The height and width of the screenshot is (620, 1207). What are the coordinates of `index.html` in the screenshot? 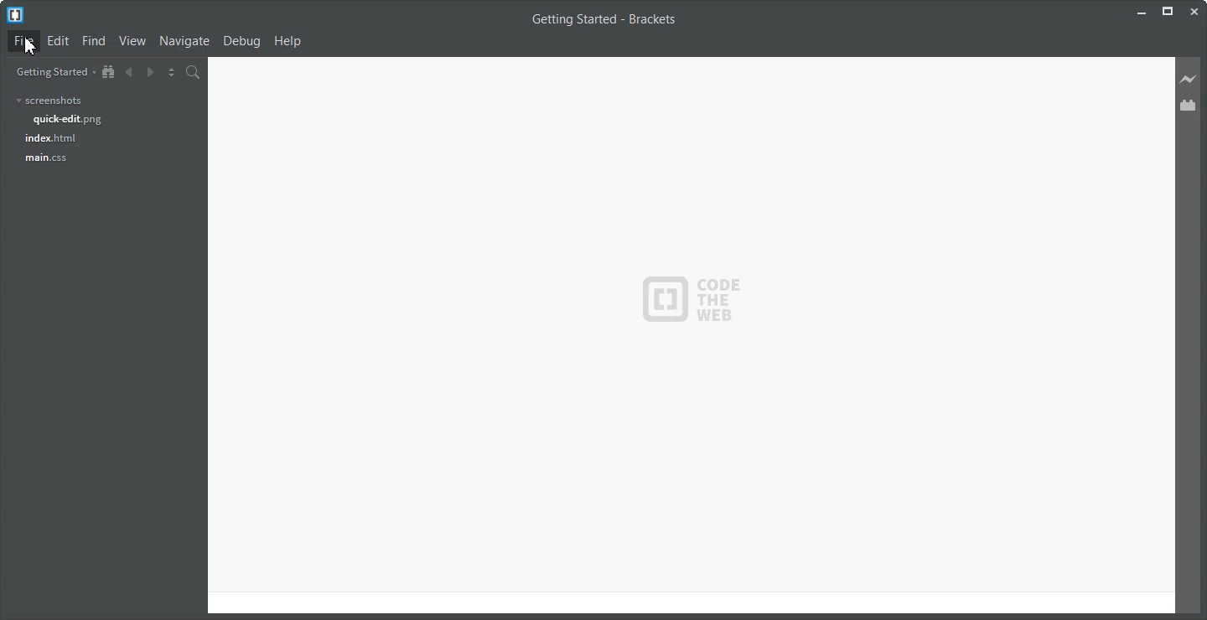 It's located at (49, 138).